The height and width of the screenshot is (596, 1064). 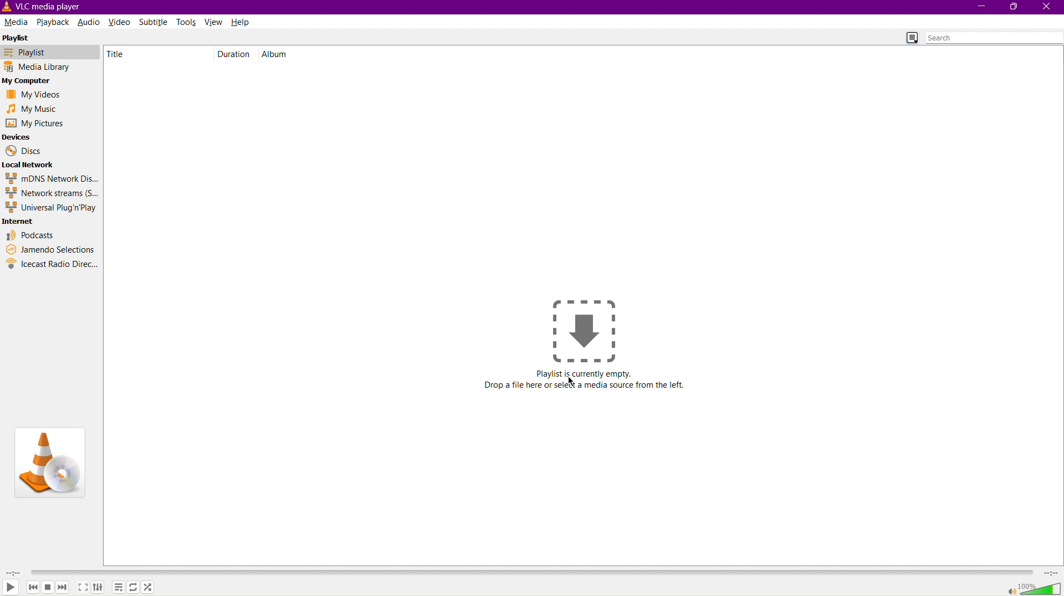 What do you see at coordinates (52, 458) in the screenshot?
I see `VLC Logo` at bounding box center [52, 458].